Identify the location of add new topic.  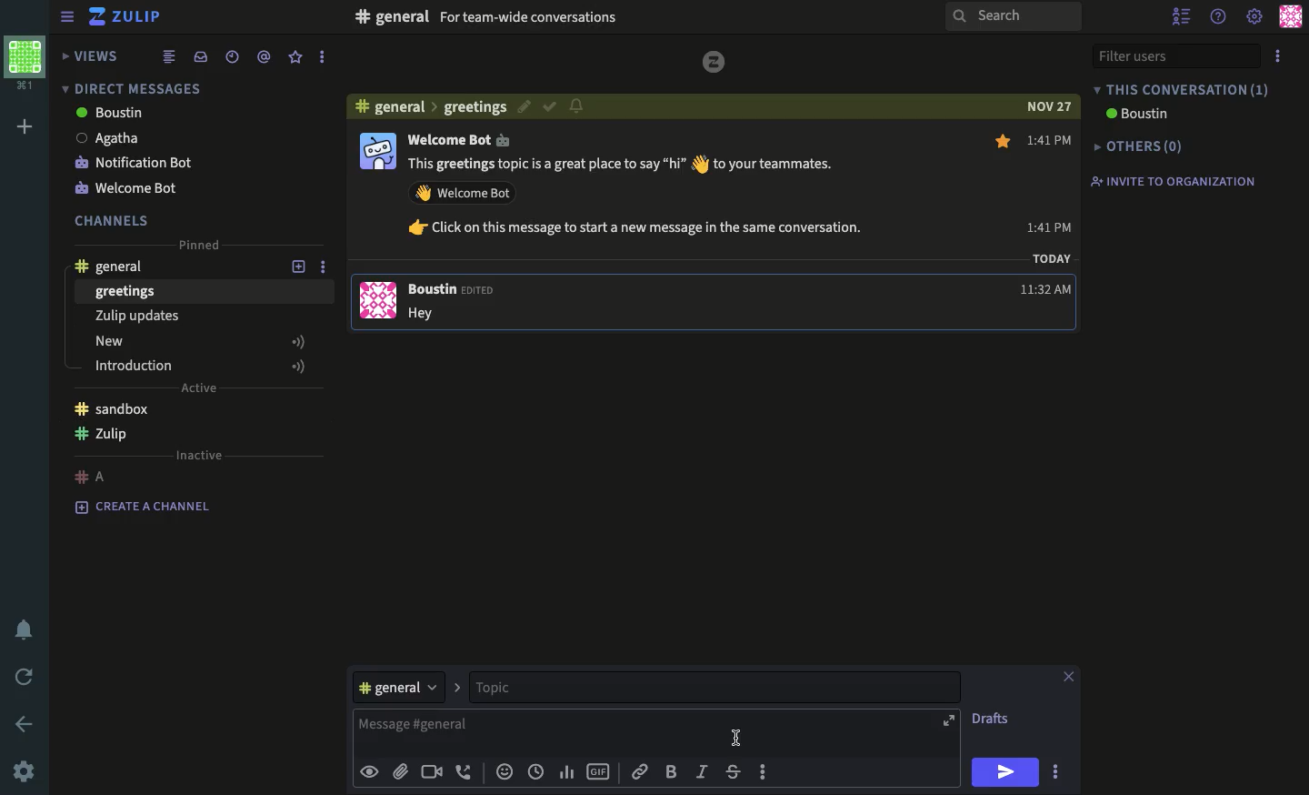
(299, 268).